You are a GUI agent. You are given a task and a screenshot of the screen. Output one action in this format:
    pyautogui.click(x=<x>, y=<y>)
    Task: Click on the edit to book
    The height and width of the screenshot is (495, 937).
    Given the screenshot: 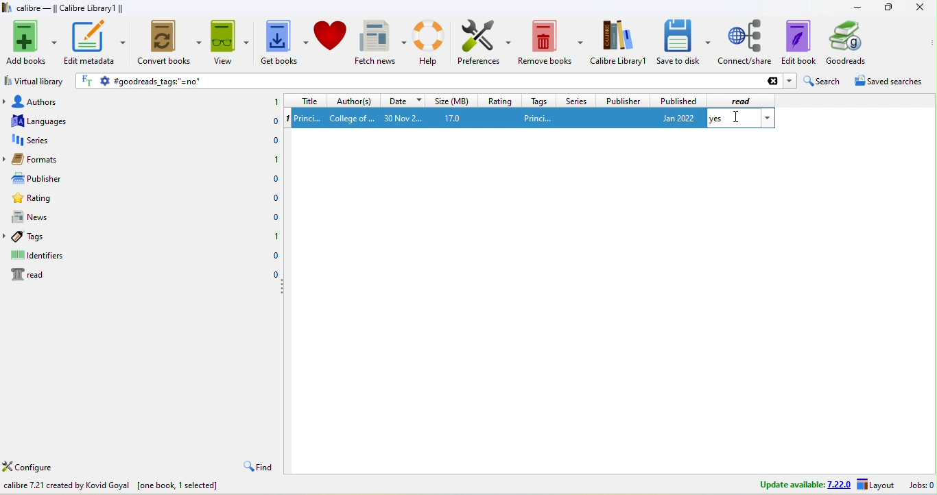 What is the action you would take?
    pyautogui.click(x=798, y=43)
    